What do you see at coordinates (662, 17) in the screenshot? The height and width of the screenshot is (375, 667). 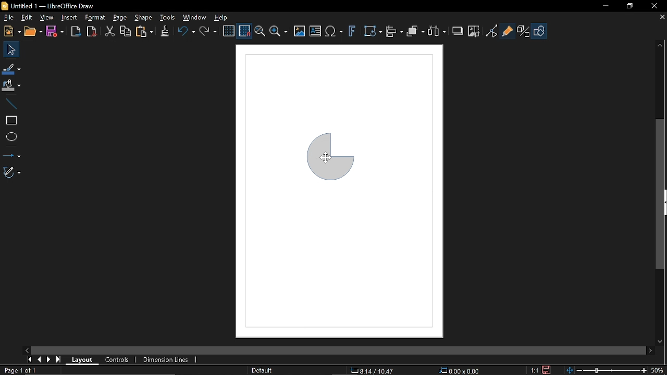 I see `Close tab` at bounding box center [662, 17].